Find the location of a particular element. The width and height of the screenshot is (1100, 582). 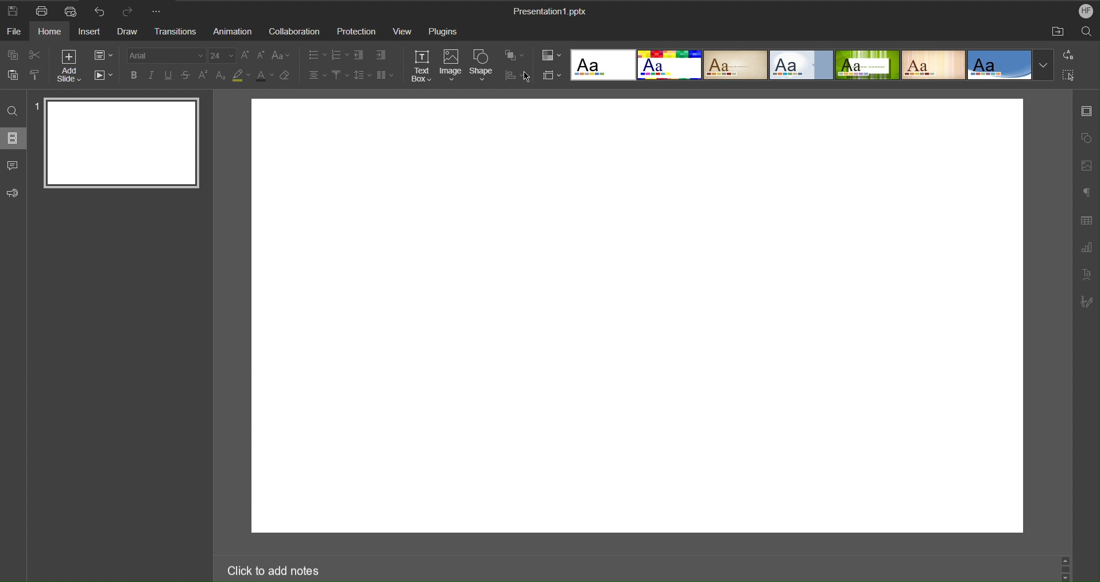

Font size is located at coordinates (222, 55).